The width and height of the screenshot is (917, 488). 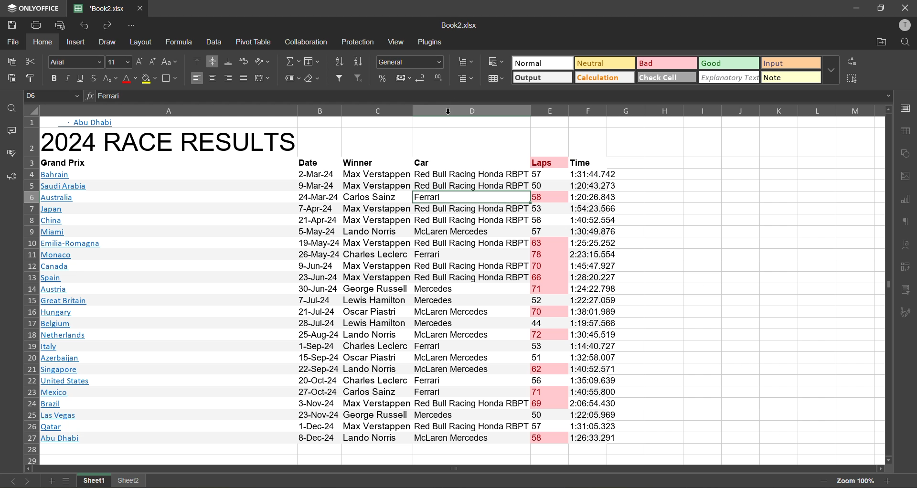 What do you see at coordinates (172, 143) in the screenshot?
I see `2024 RACE RESULTS` at bounding box center [172, 143].